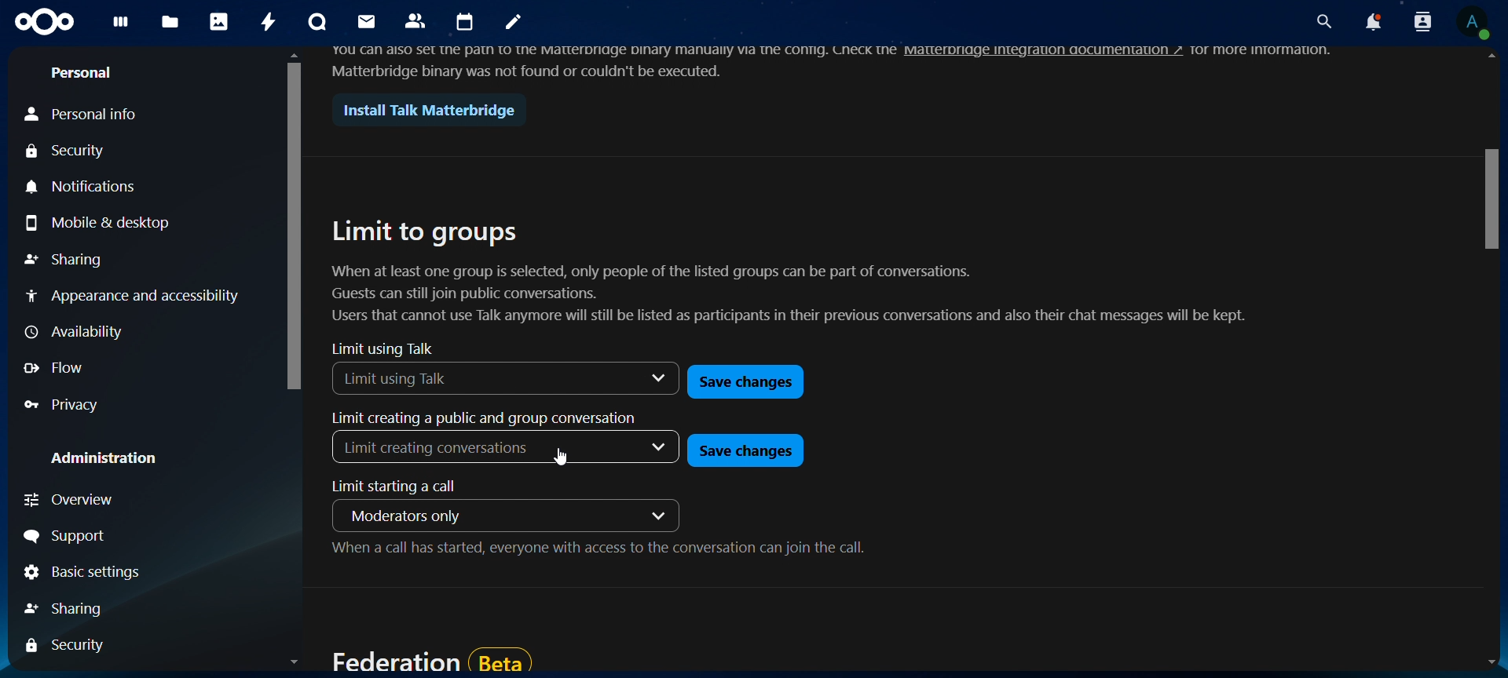 This screenshot has width=1508, height=678. I want to click on Overview, so click(144, 500).